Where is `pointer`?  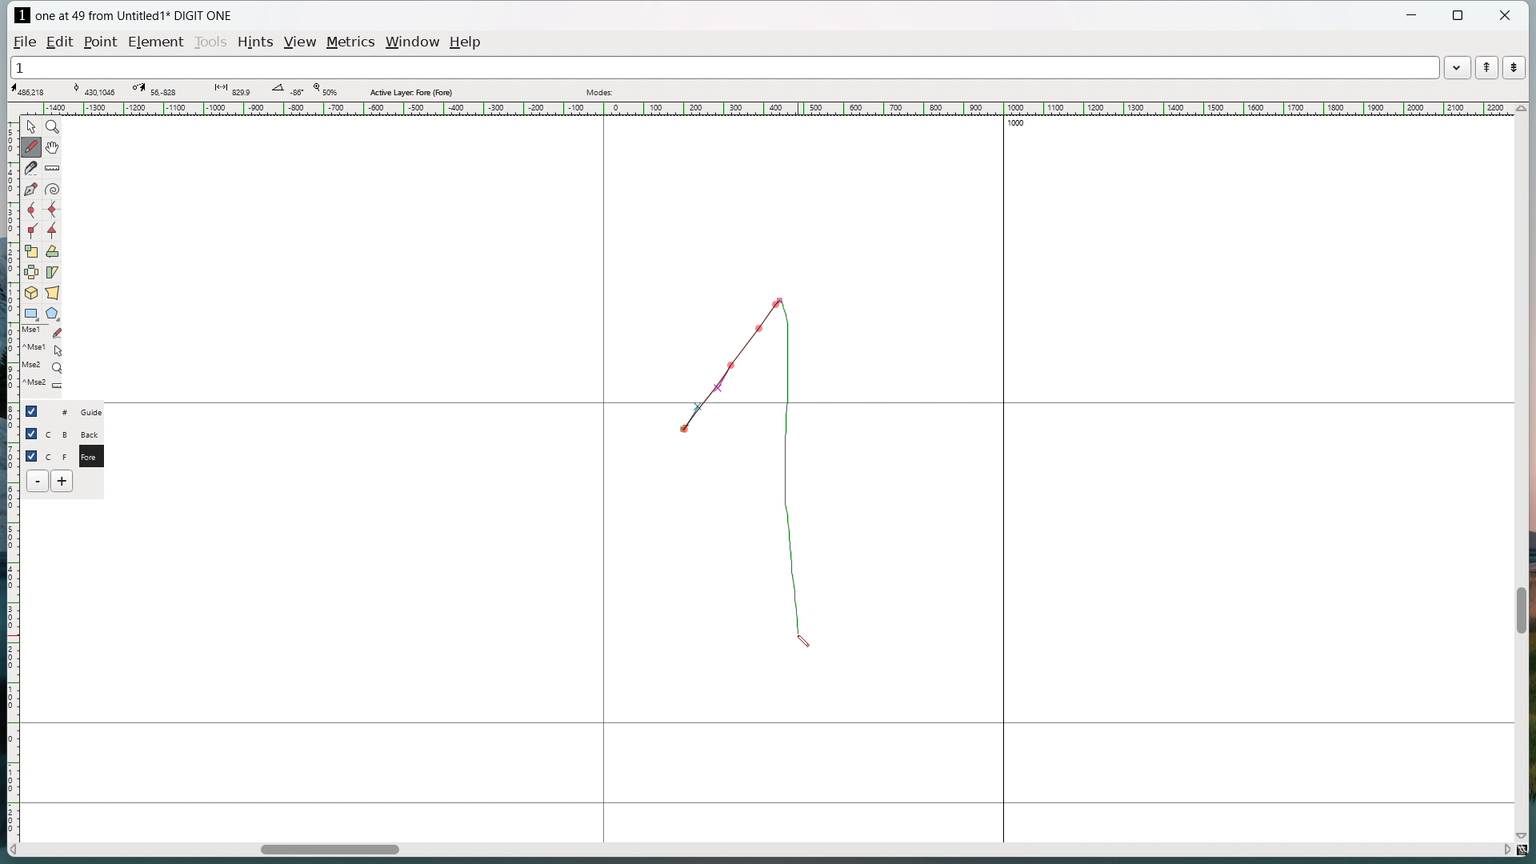
pointer is located at coordinates (32, 126).